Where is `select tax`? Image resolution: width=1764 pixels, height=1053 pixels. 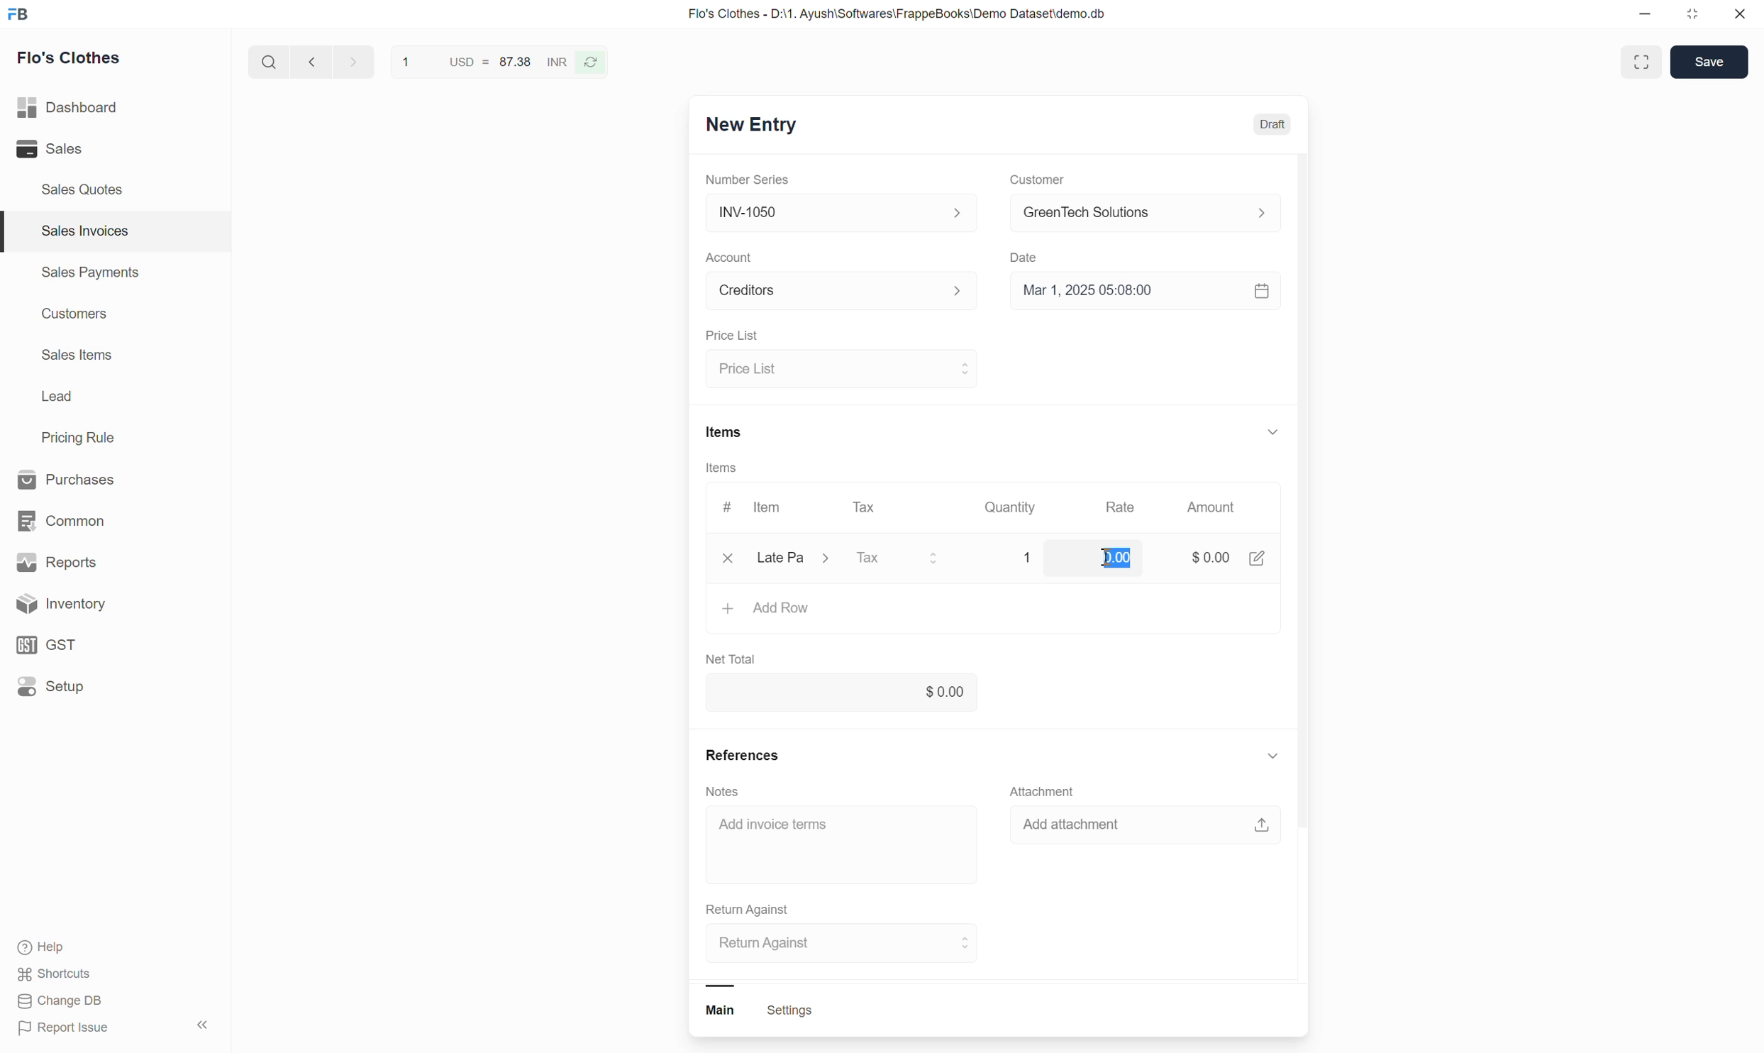
select tax is located at coordinates (900, 557).